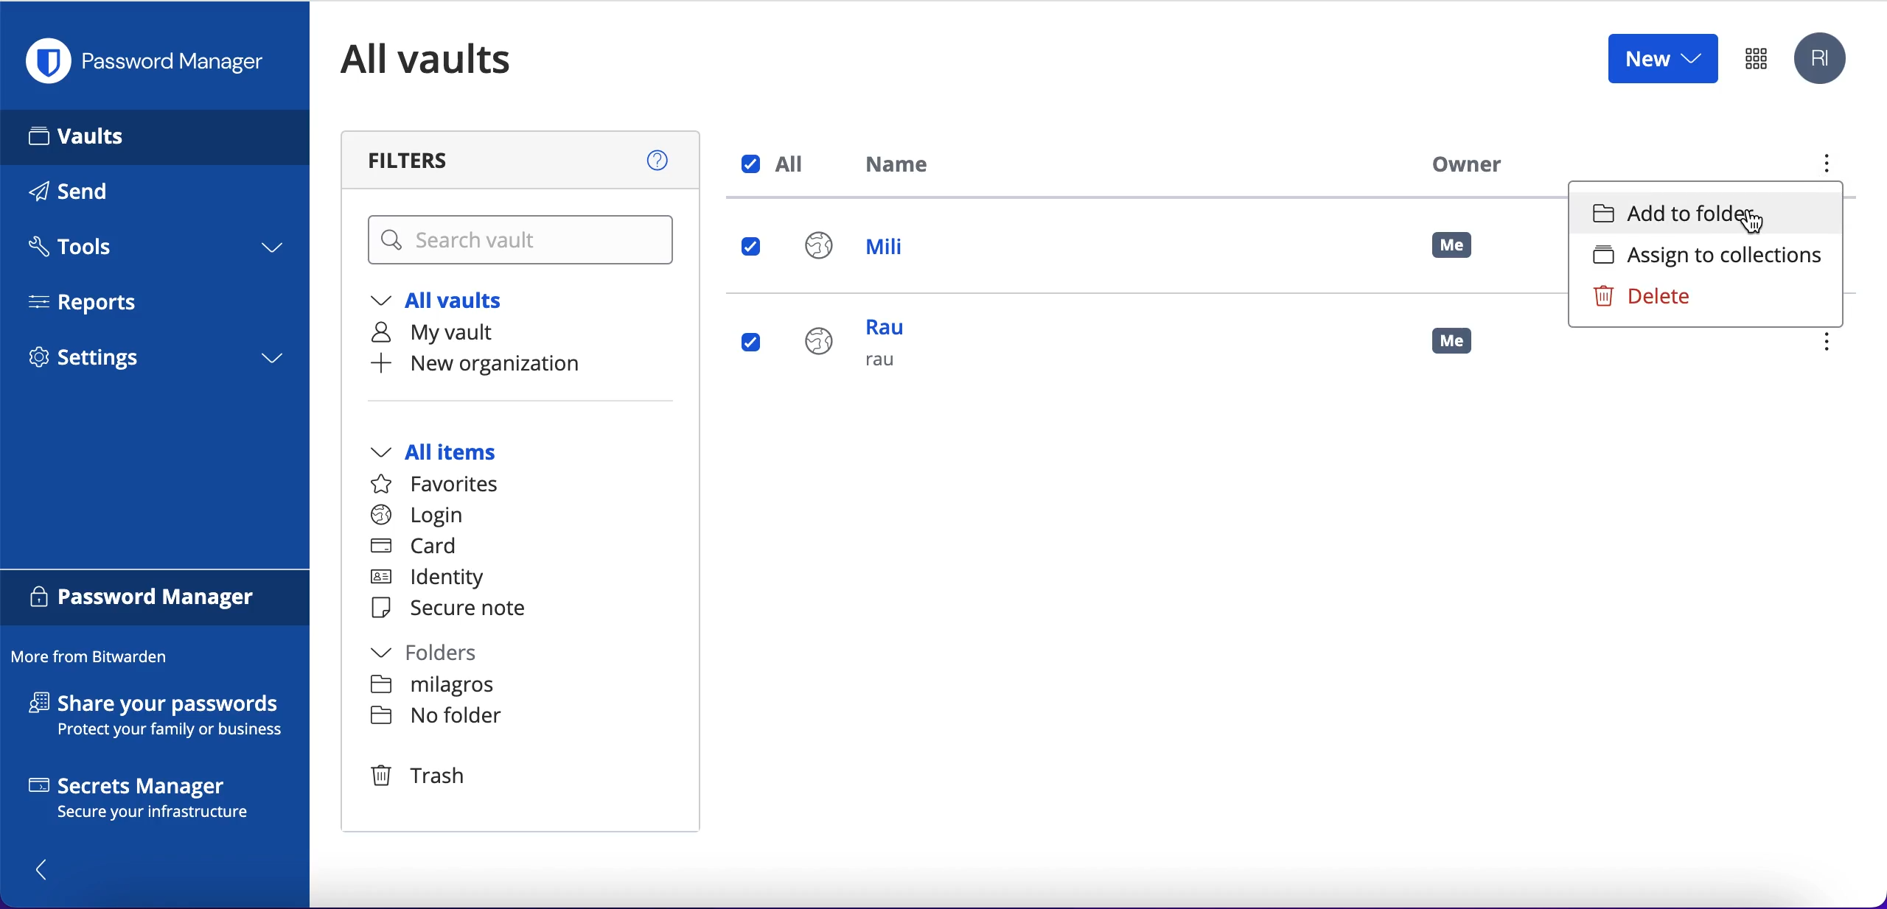 This screenshot has height=909, width=1887. Describe the element at coordinates (863, 352) in the screenshot. I see `rau rau` at that location.